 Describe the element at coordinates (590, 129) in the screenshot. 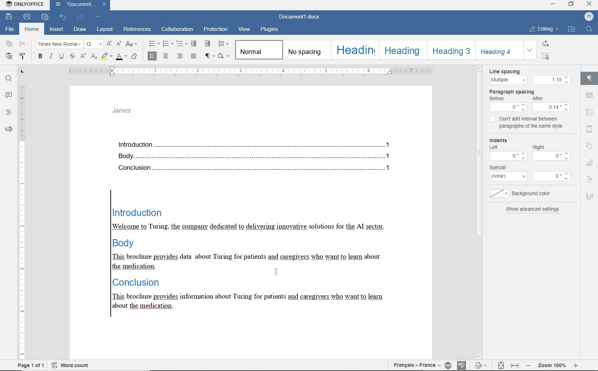

I see `header and footer` at that location.